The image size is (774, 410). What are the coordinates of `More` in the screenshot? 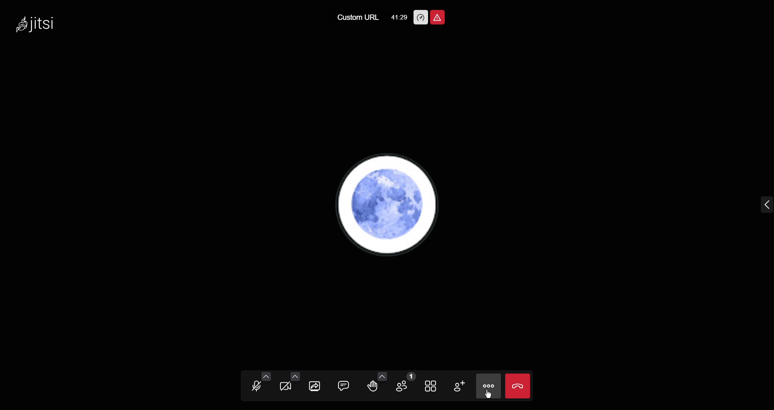 It's located at (489, 386).